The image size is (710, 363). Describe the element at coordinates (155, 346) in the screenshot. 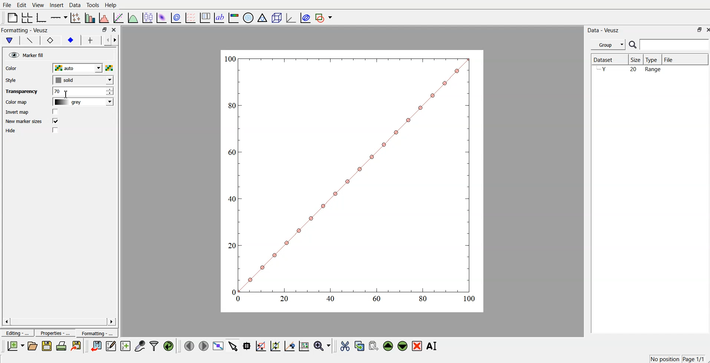

I see `Filter data` at that location.